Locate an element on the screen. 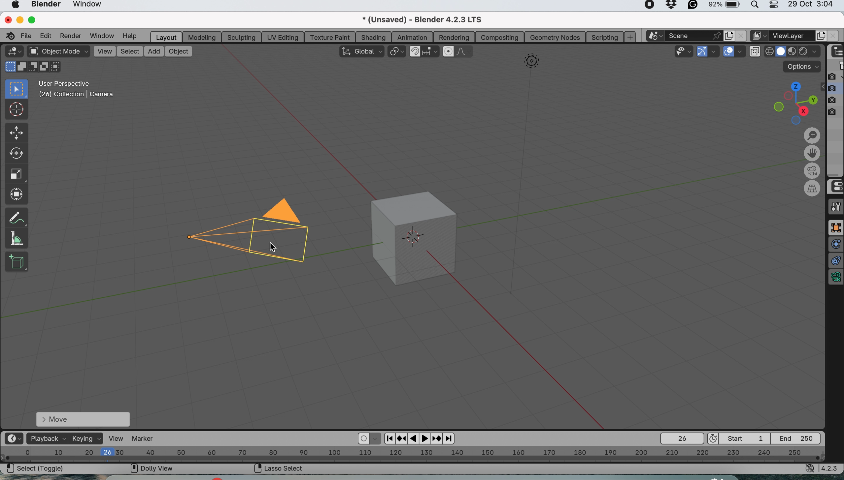 This screenshot has height=480, width=844. control center is located at coordinates (776, 6).